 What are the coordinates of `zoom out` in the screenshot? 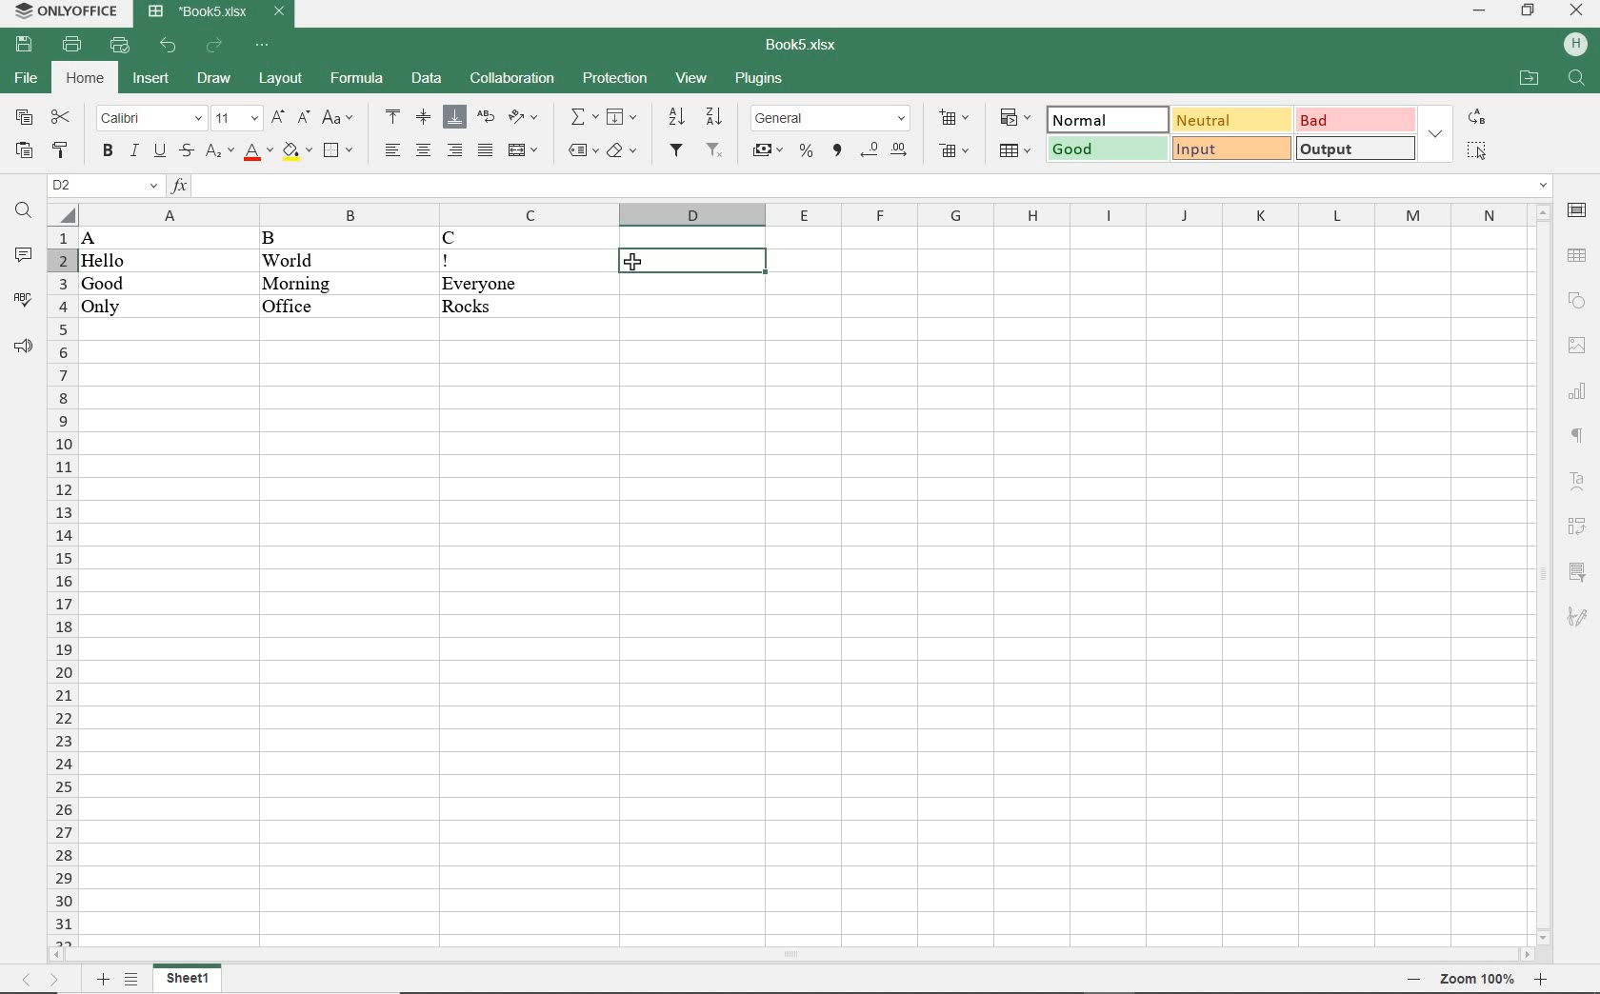 It's located at (1412, 978).